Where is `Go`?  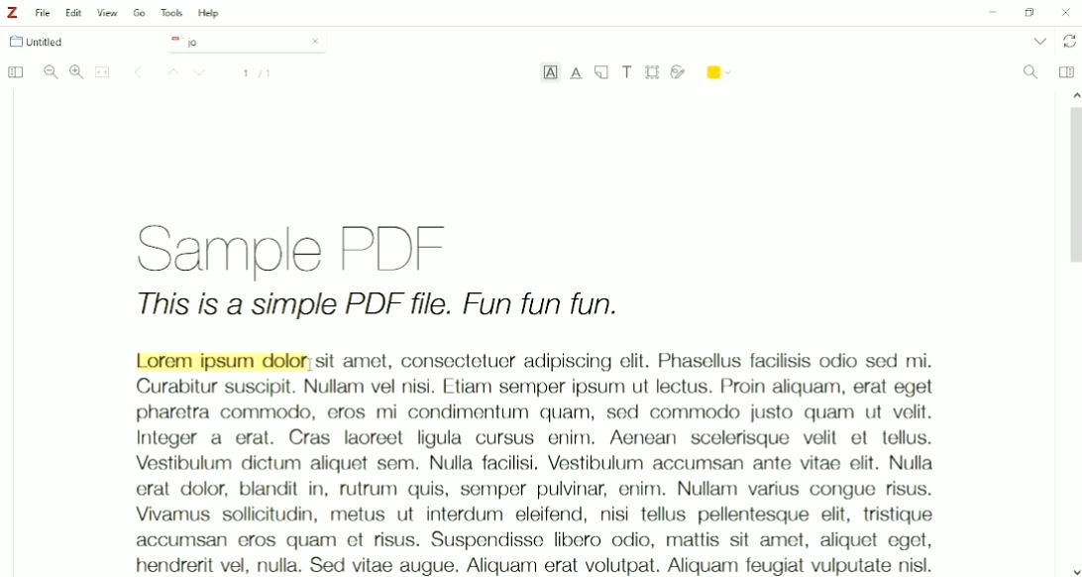
Go is located at coordinates (140, 12).